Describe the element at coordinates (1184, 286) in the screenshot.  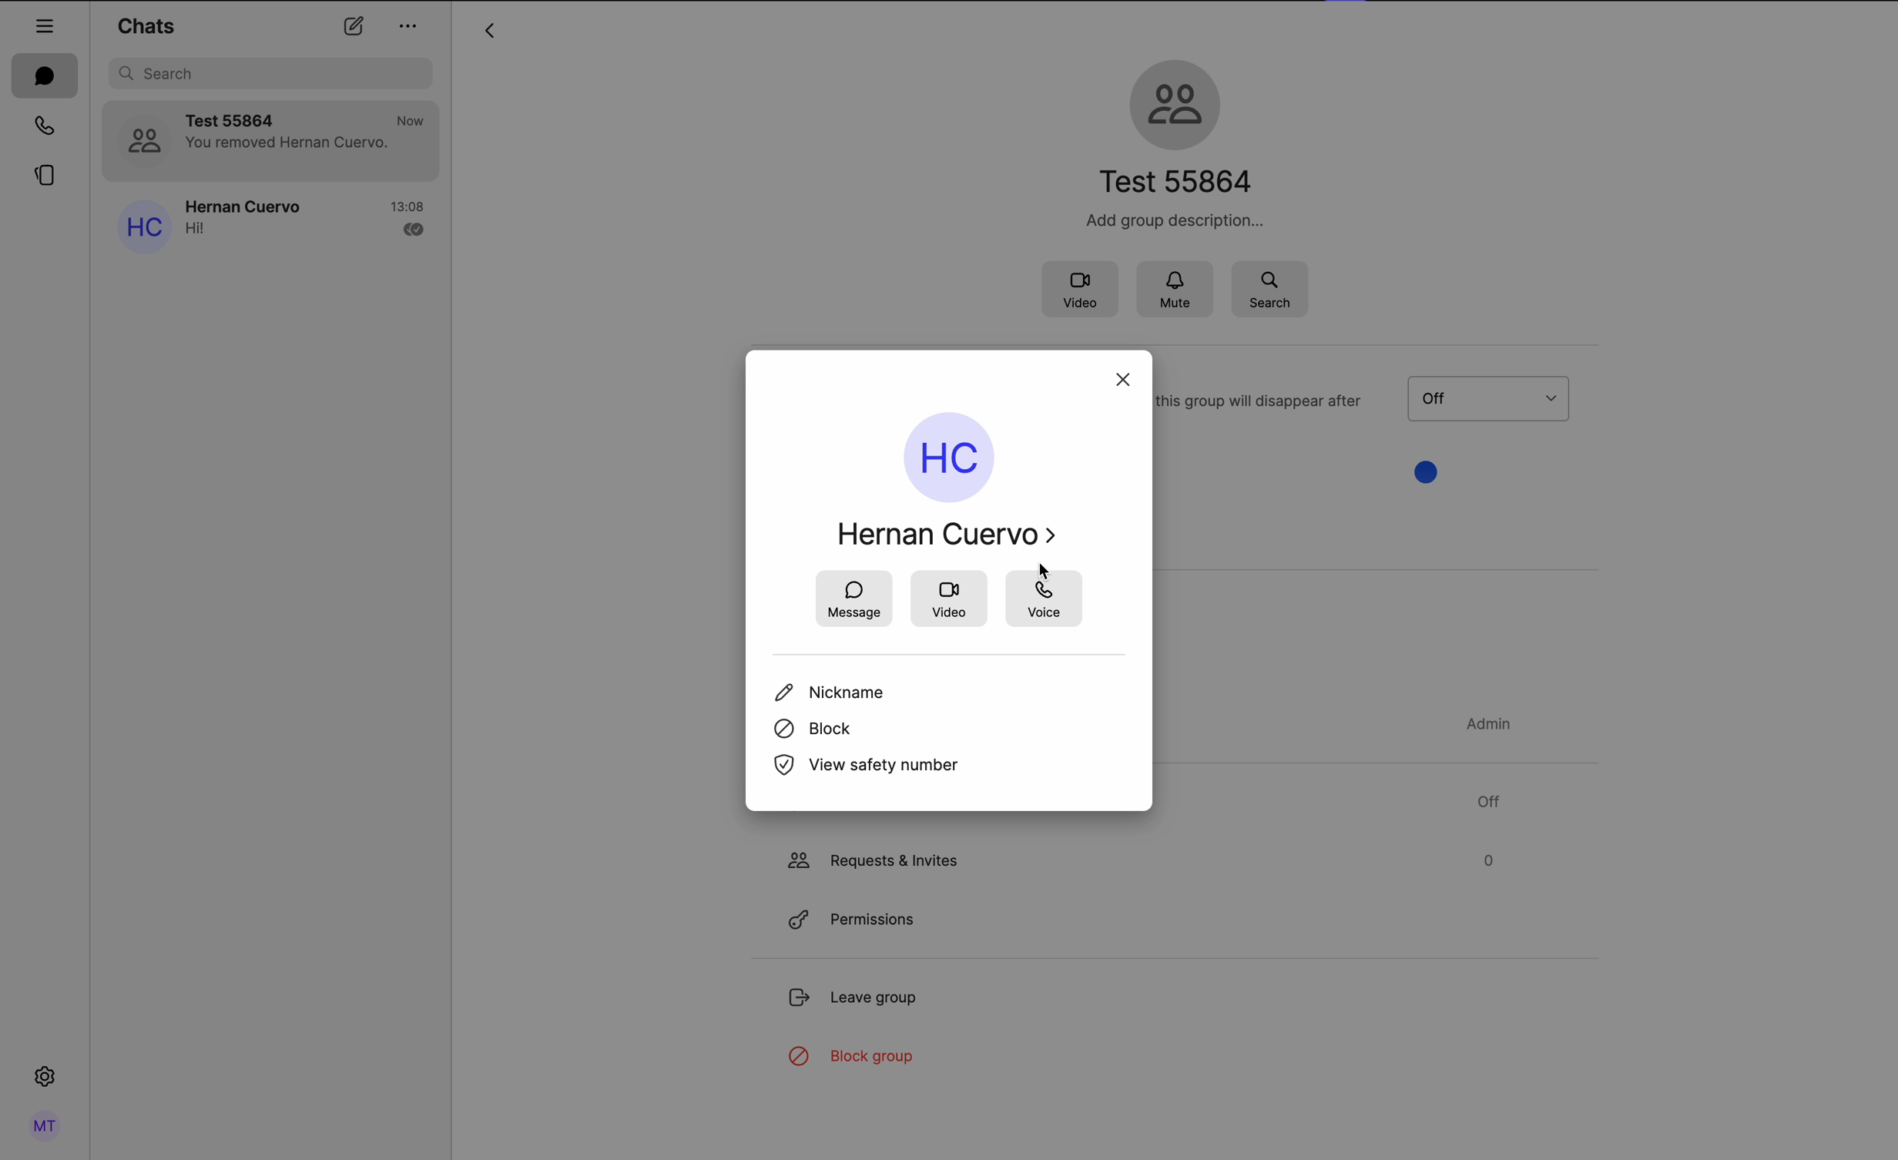
I see `mute` at that location.